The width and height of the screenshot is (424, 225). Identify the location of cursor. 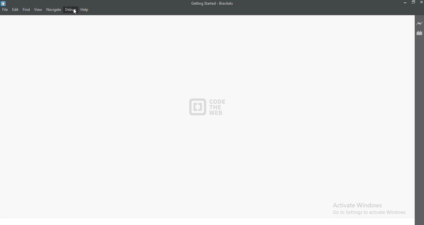
(75, 13).